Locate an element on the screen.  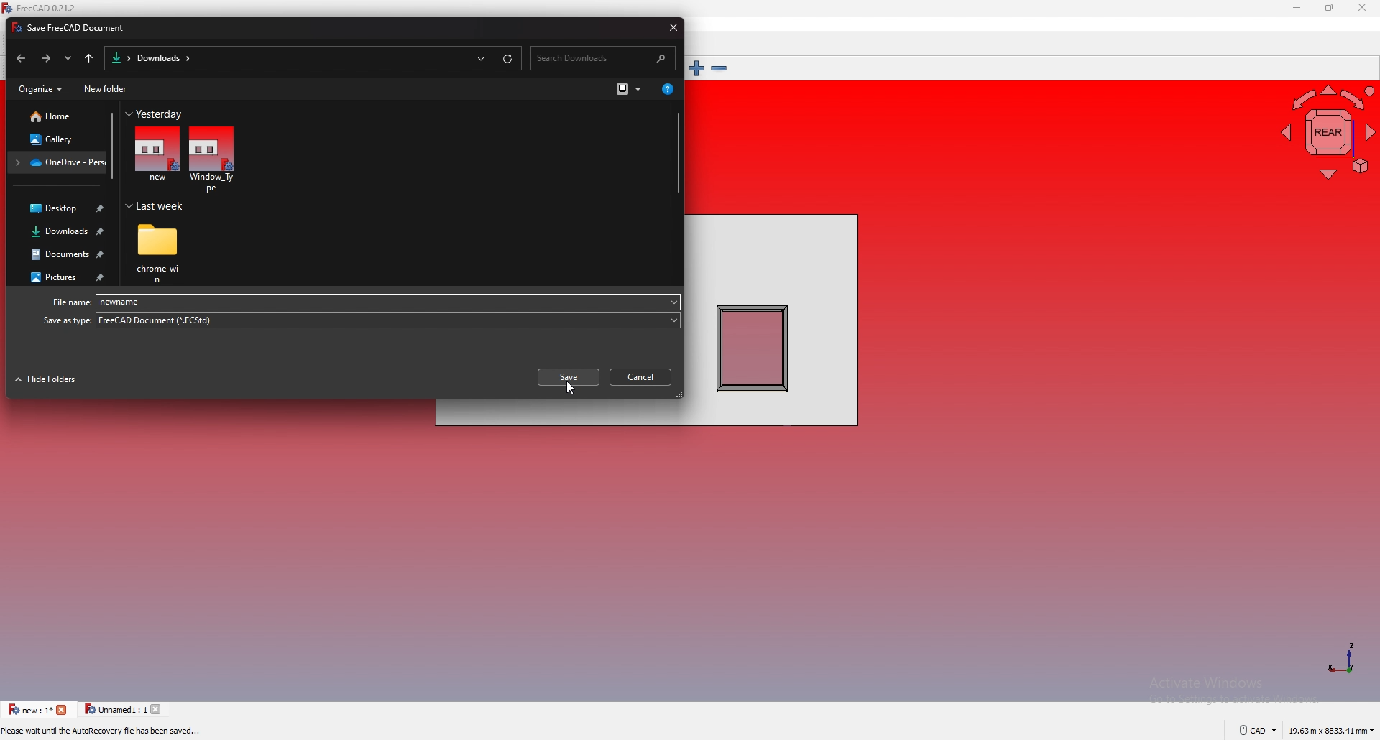
save is located at coordinates (569, 378).